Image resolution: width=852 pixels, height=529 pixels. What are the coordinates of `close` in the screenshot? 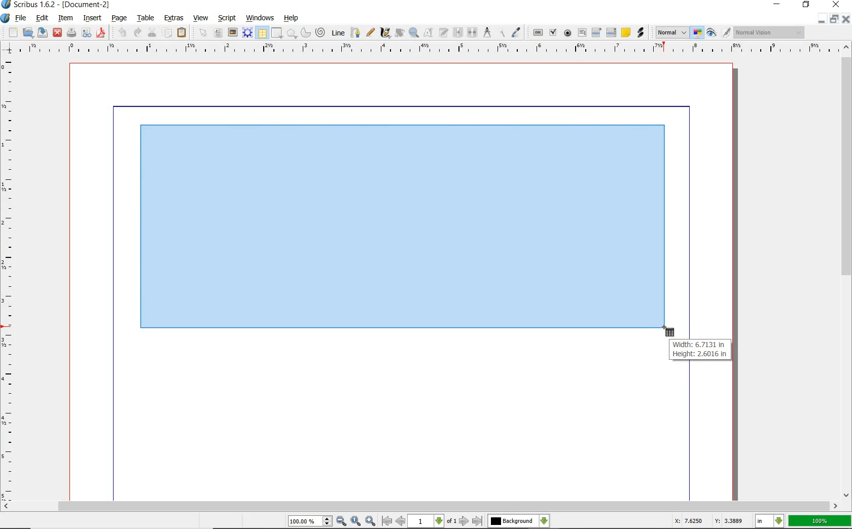 It's located at (57, 33).